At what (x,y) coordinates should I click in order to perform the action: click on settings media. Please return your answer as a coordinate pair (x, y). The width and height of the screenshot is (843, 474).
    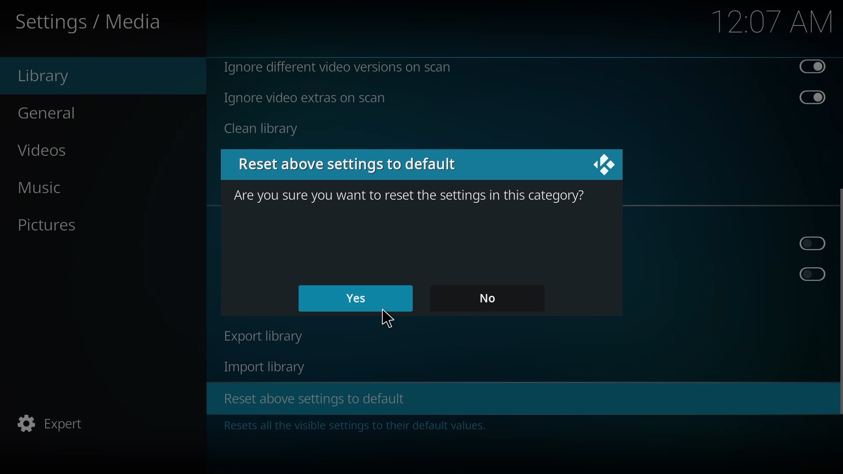
    Looking at the image, I should click on (90, 22).